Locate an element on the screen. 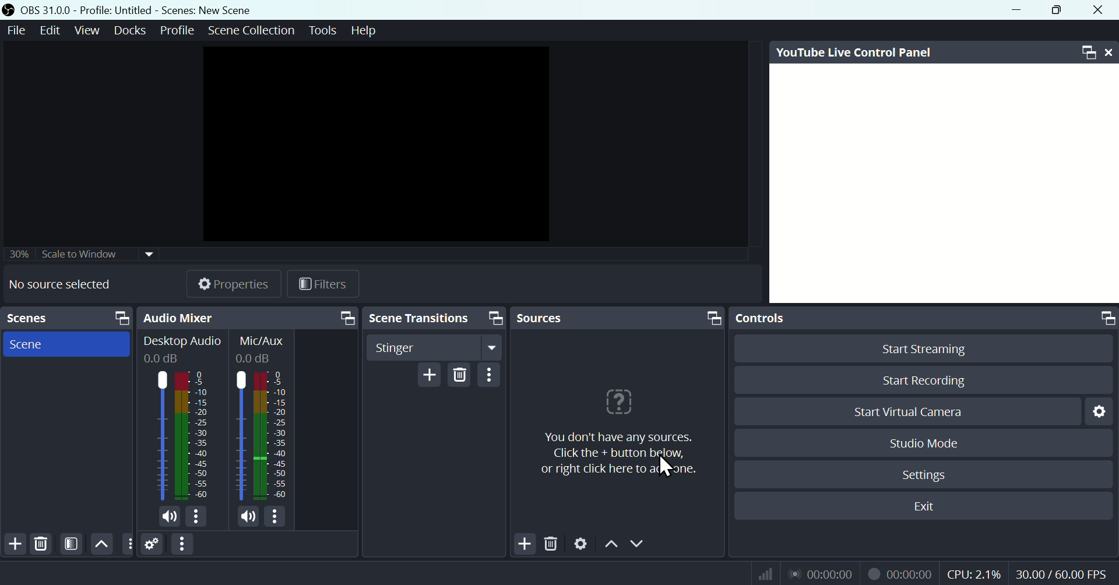 This screenshot has height=585, width=1119. sources is located at coordinates (555, 318).